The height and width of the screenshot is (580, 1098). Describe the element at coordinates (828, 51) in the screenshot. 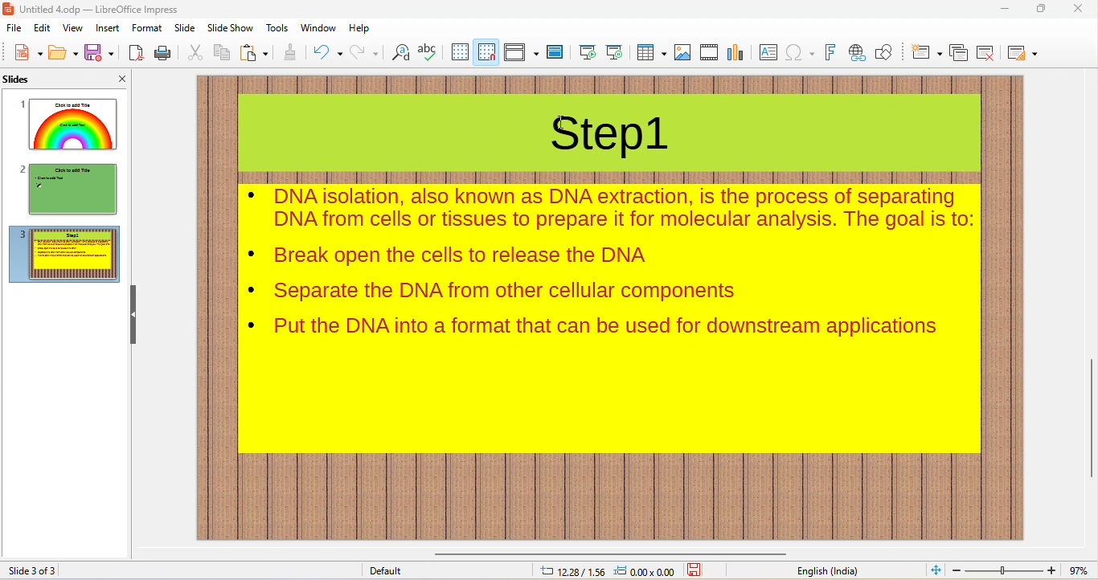

I see `fontwork text` at that location.